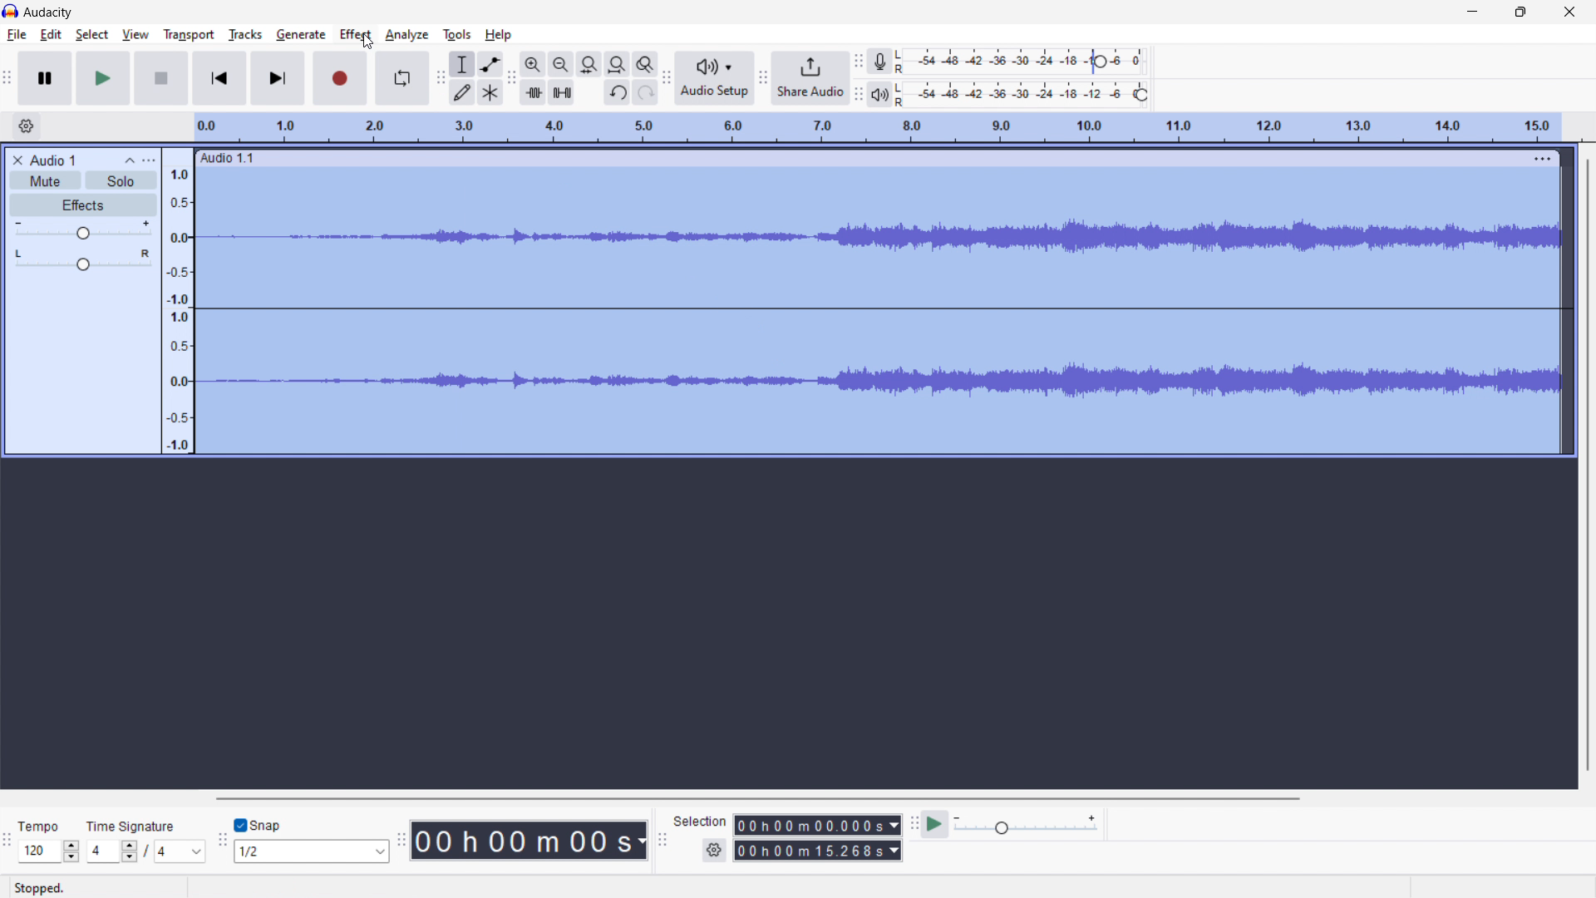 This screenshot has height=898, width=1596. What do you see at coordinates (105, 78) in the screenshot?
I see `play` at bounding box center [105, 78].